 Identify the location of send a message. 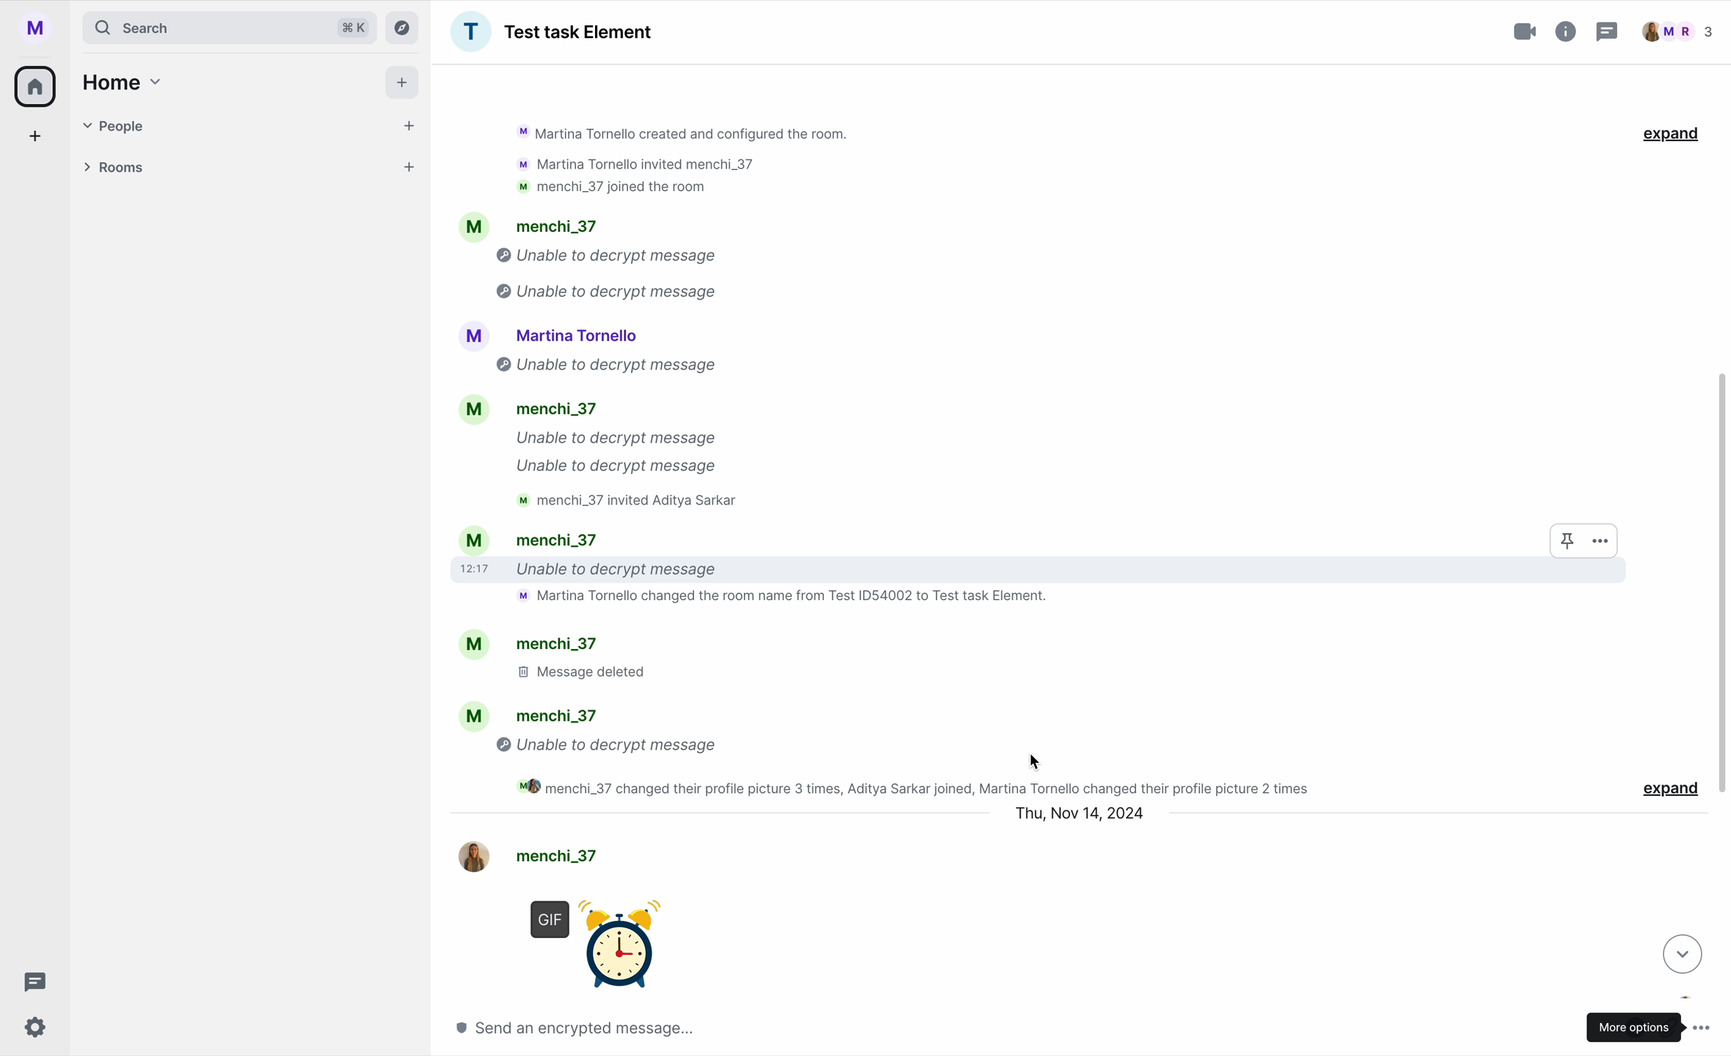
(605, 1027).